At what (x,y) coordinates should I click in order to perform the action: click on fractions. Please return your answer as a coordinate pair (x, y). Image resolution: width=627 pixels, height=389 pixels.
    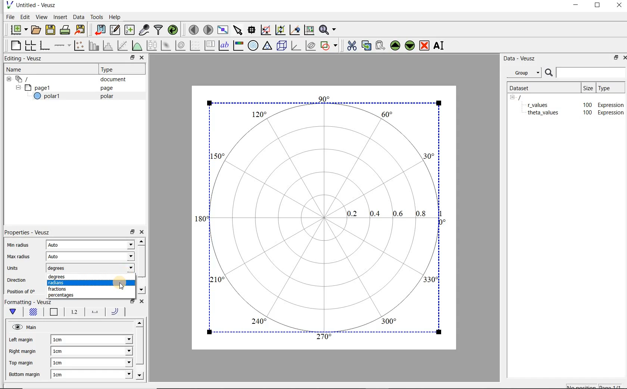
    Looking at the image, I should click on (69, 288).